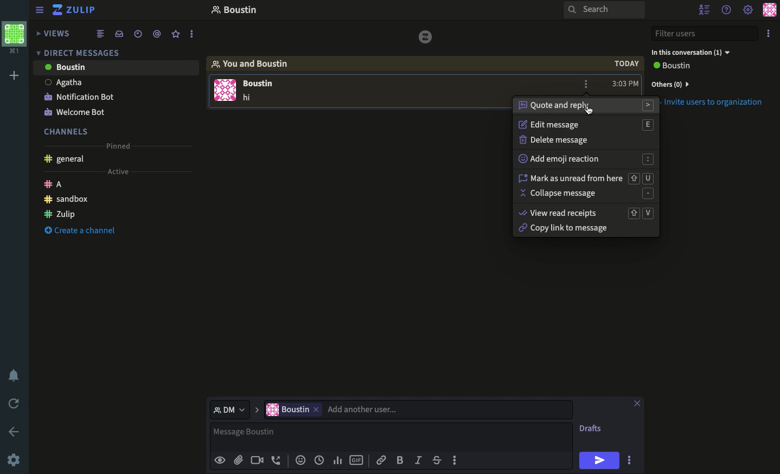  I want to click on Create channel, so click(81, 232).